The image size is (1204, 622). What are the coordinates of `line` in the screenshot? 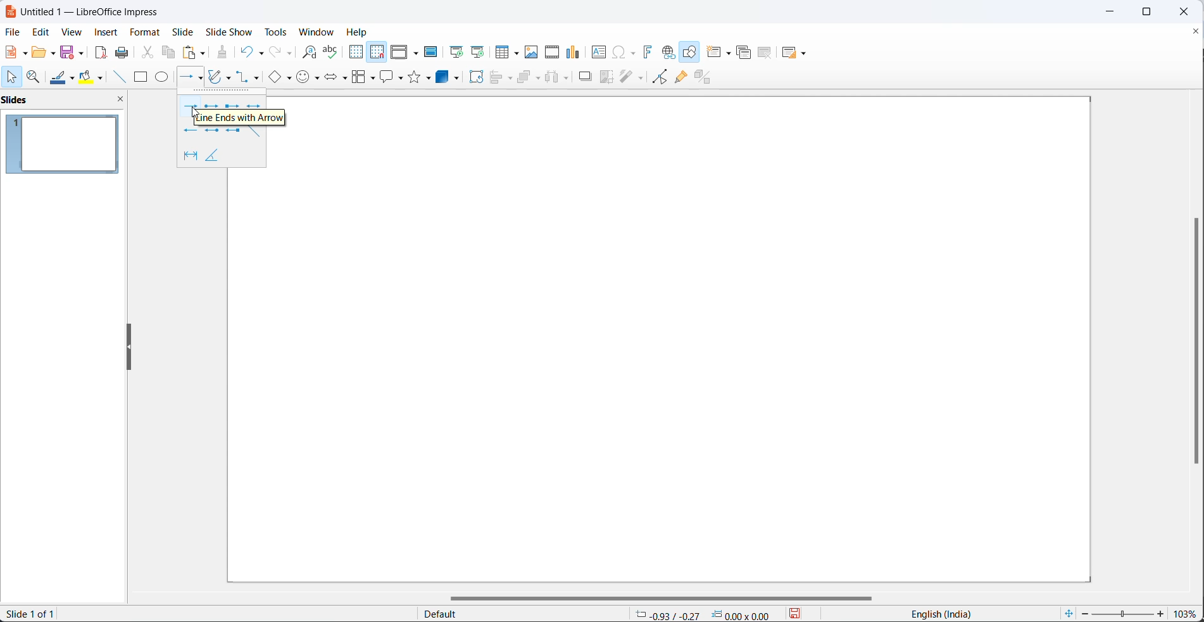 It's located at (116, 77).